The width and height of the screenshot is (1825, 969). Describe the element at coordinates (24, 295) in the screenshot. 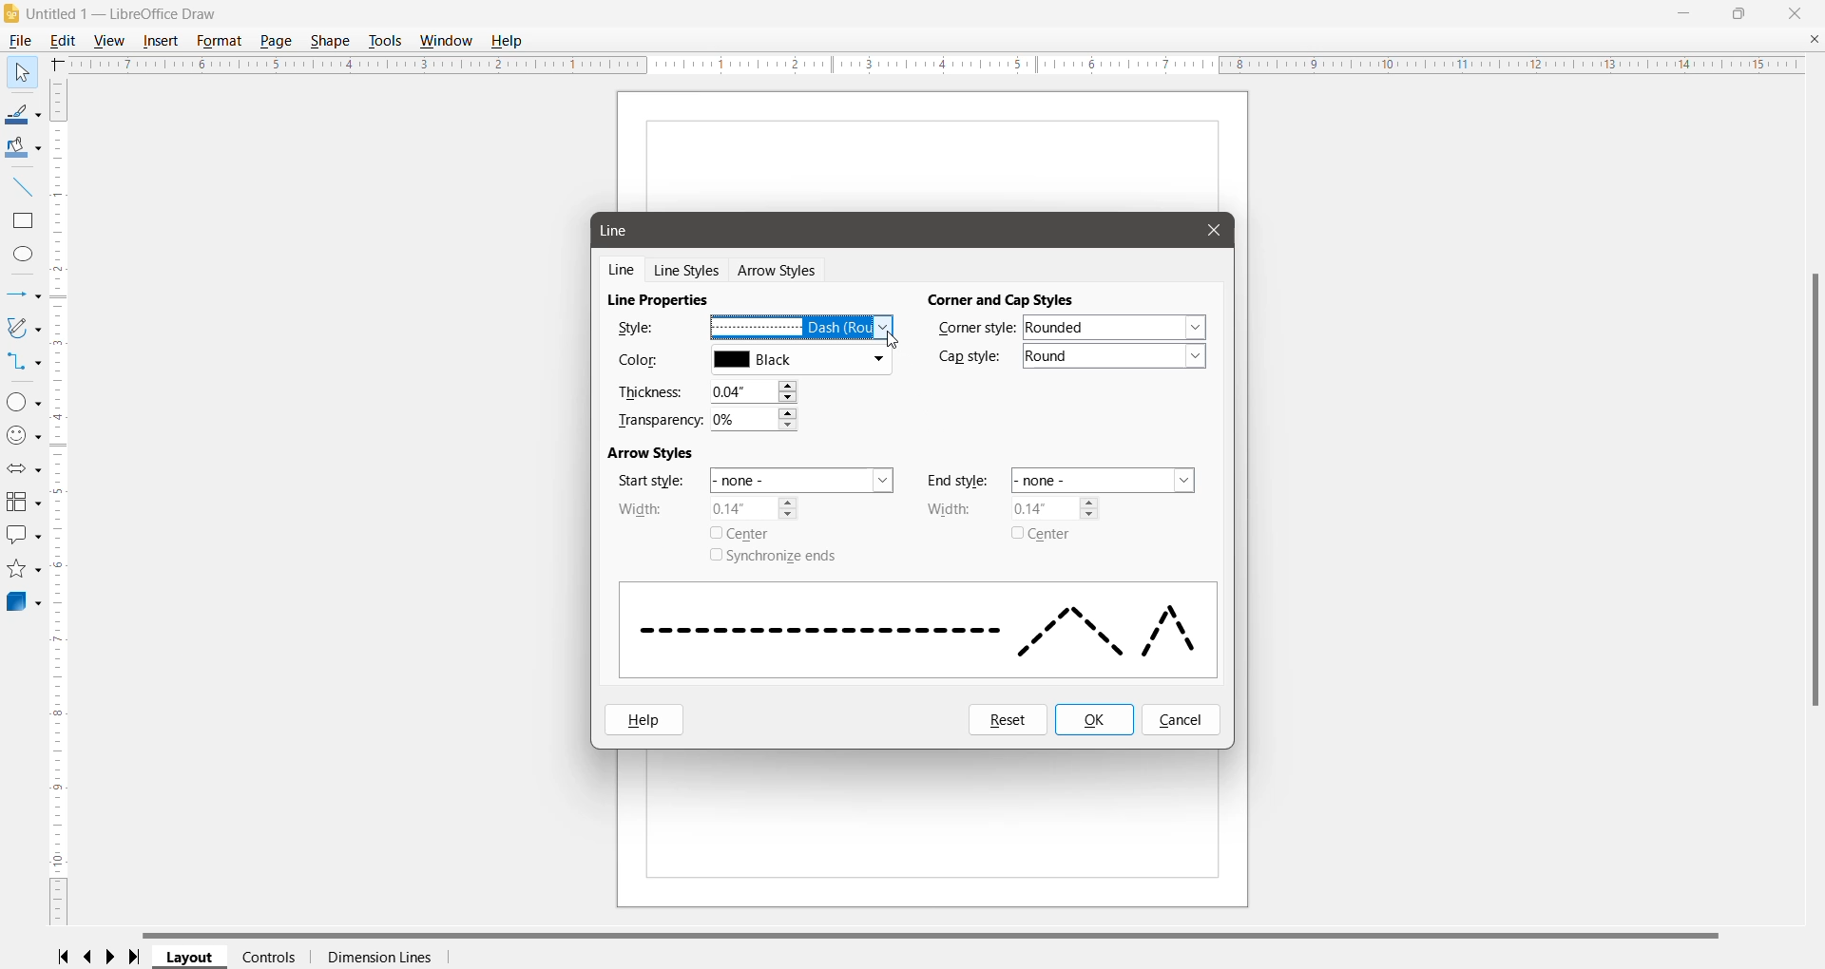

I see `Lines and Arrows` at that location.